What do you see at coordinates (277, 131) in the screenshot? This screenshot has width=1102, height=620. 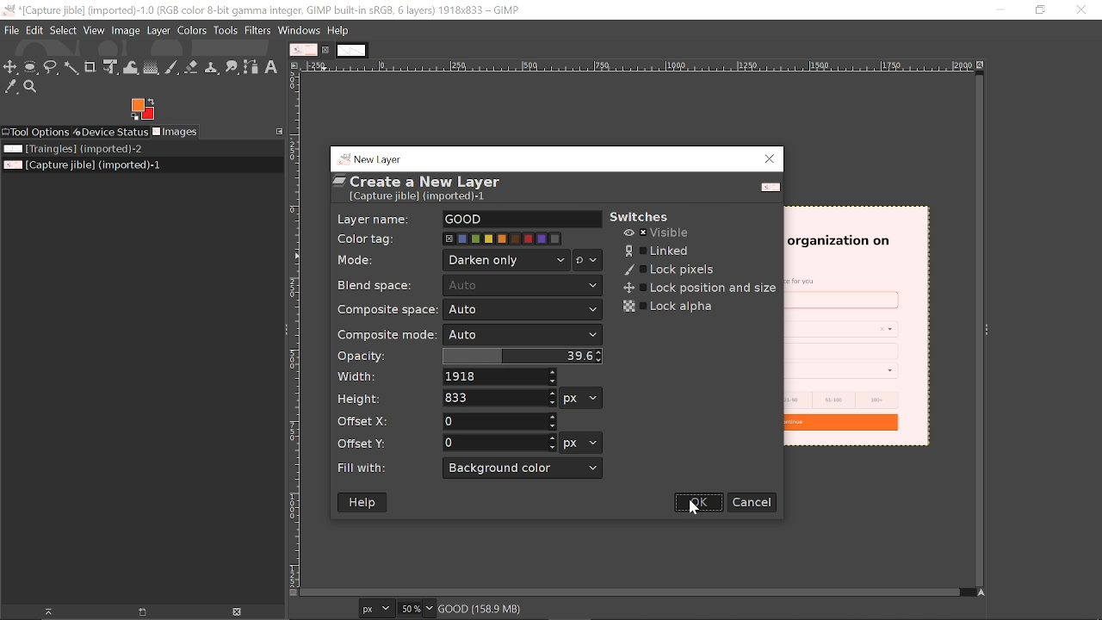 I see `Configure this tab` at bounding box center [277, 131].